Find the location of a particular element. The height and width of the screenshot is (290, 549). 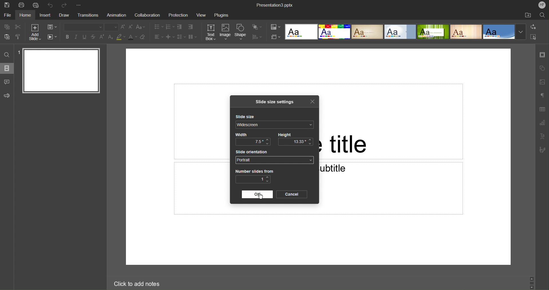

Find is located at coordinates (7, 55).